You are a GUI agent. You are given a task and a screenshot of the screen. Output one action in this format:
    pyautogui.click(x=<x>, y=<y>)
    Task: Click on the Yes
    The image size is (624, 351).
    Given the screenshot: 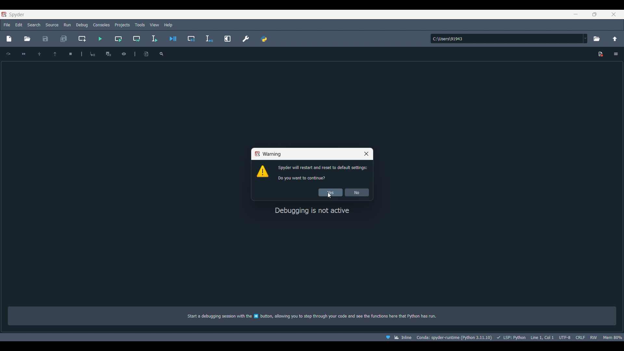 What is the action you would take?
    pyautogui.click(x=330, y=192)
    